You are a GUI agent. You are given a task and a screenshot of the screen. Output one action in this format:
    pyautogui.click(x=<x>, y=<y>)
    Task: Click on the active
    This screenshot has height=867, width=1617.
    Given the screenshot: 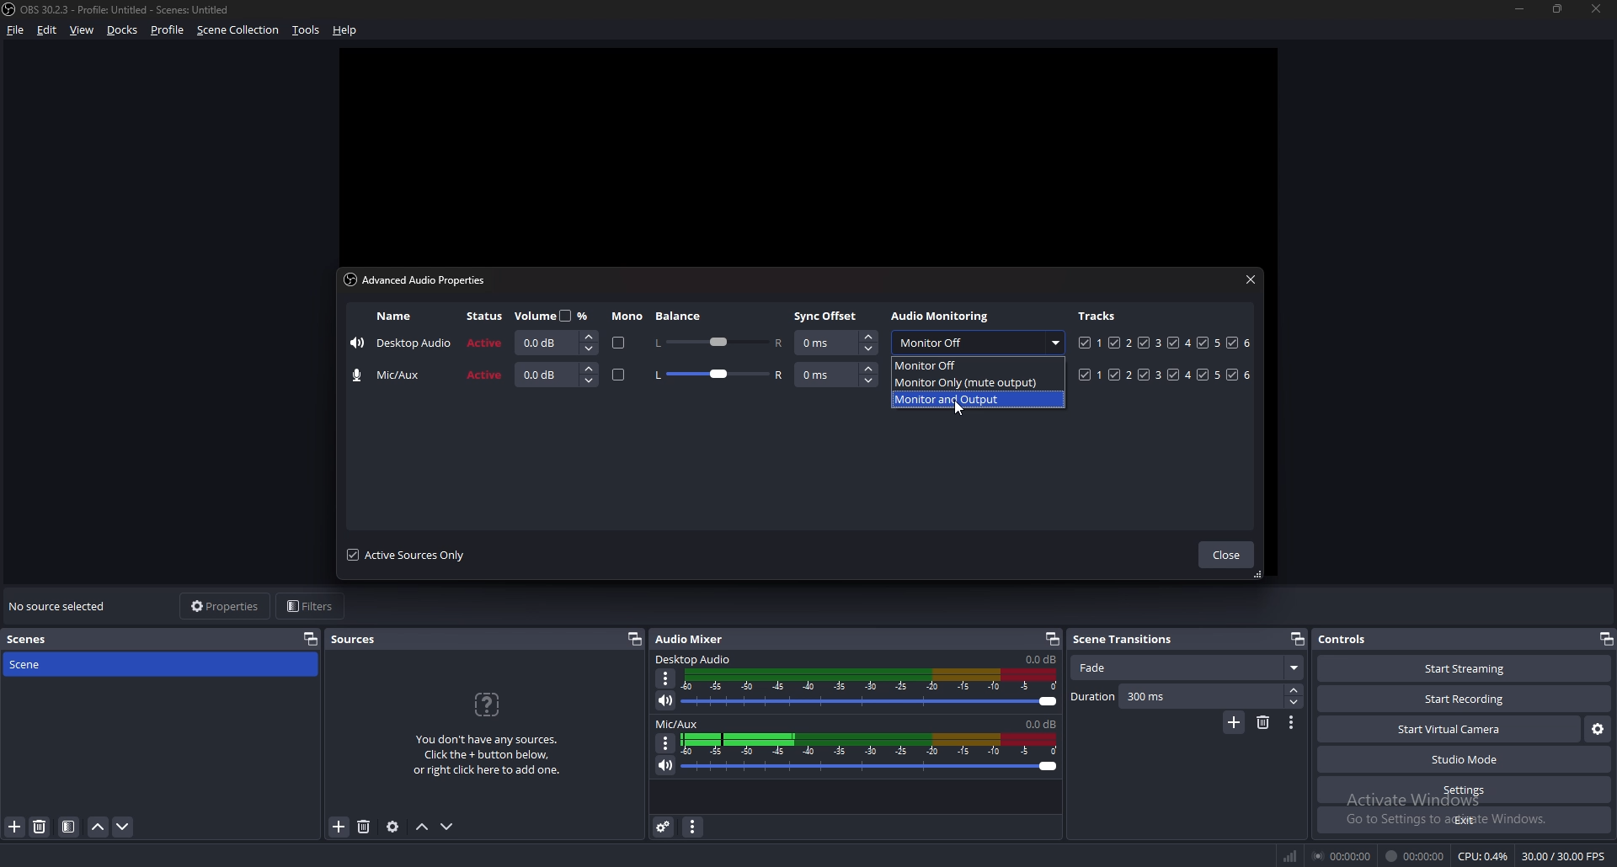 What is the action you would take?
    pyautogui.click(x=485, y=376)
    